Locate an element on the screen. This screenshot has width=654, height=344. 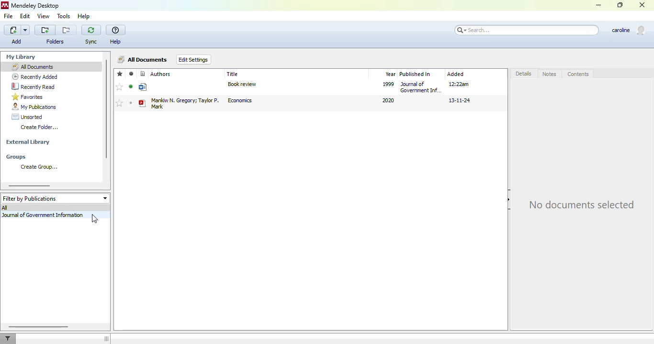
search is located at coordinates (526, 31).